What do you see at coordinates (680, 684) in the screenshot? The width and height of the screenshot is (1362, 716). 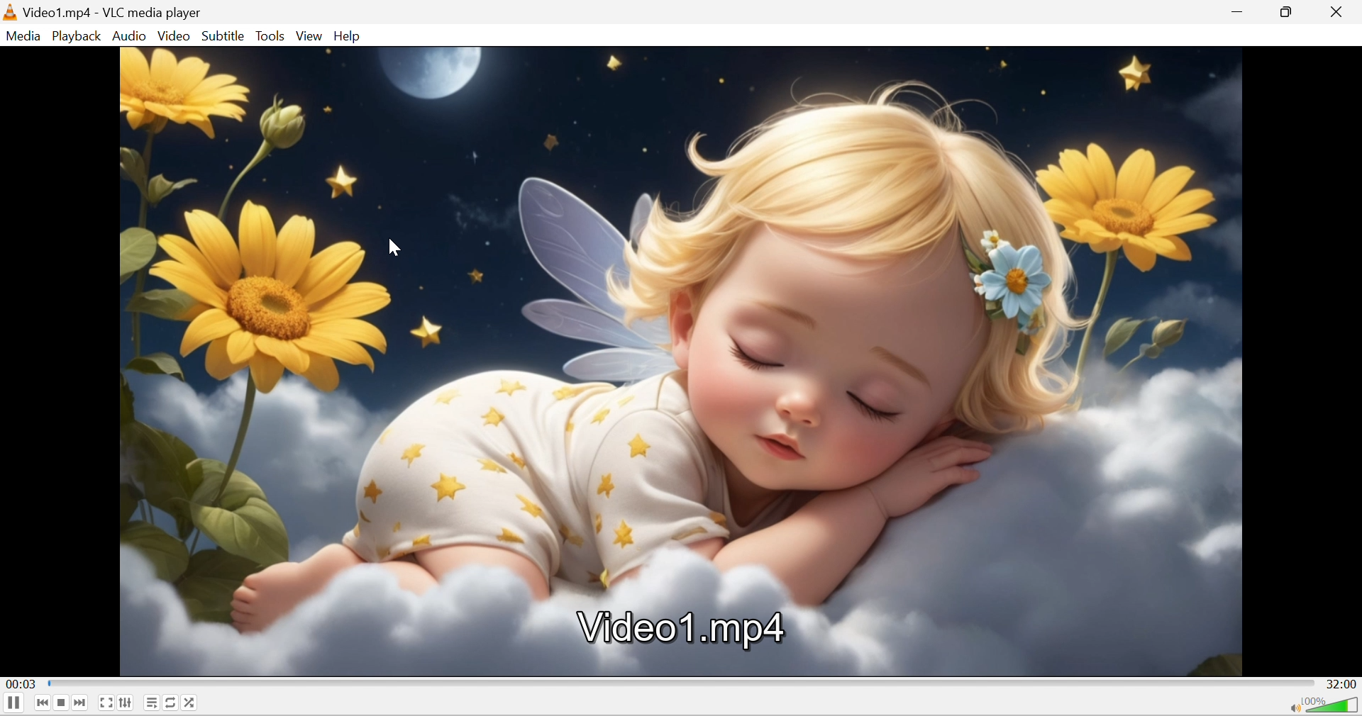 I see `Progress bar` at bounding box center [680, 684].